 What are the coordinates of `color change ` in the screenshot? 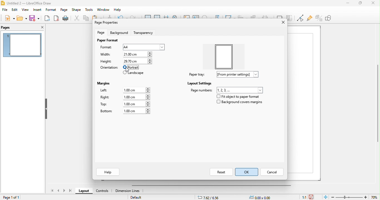 It's located at (132, 68).